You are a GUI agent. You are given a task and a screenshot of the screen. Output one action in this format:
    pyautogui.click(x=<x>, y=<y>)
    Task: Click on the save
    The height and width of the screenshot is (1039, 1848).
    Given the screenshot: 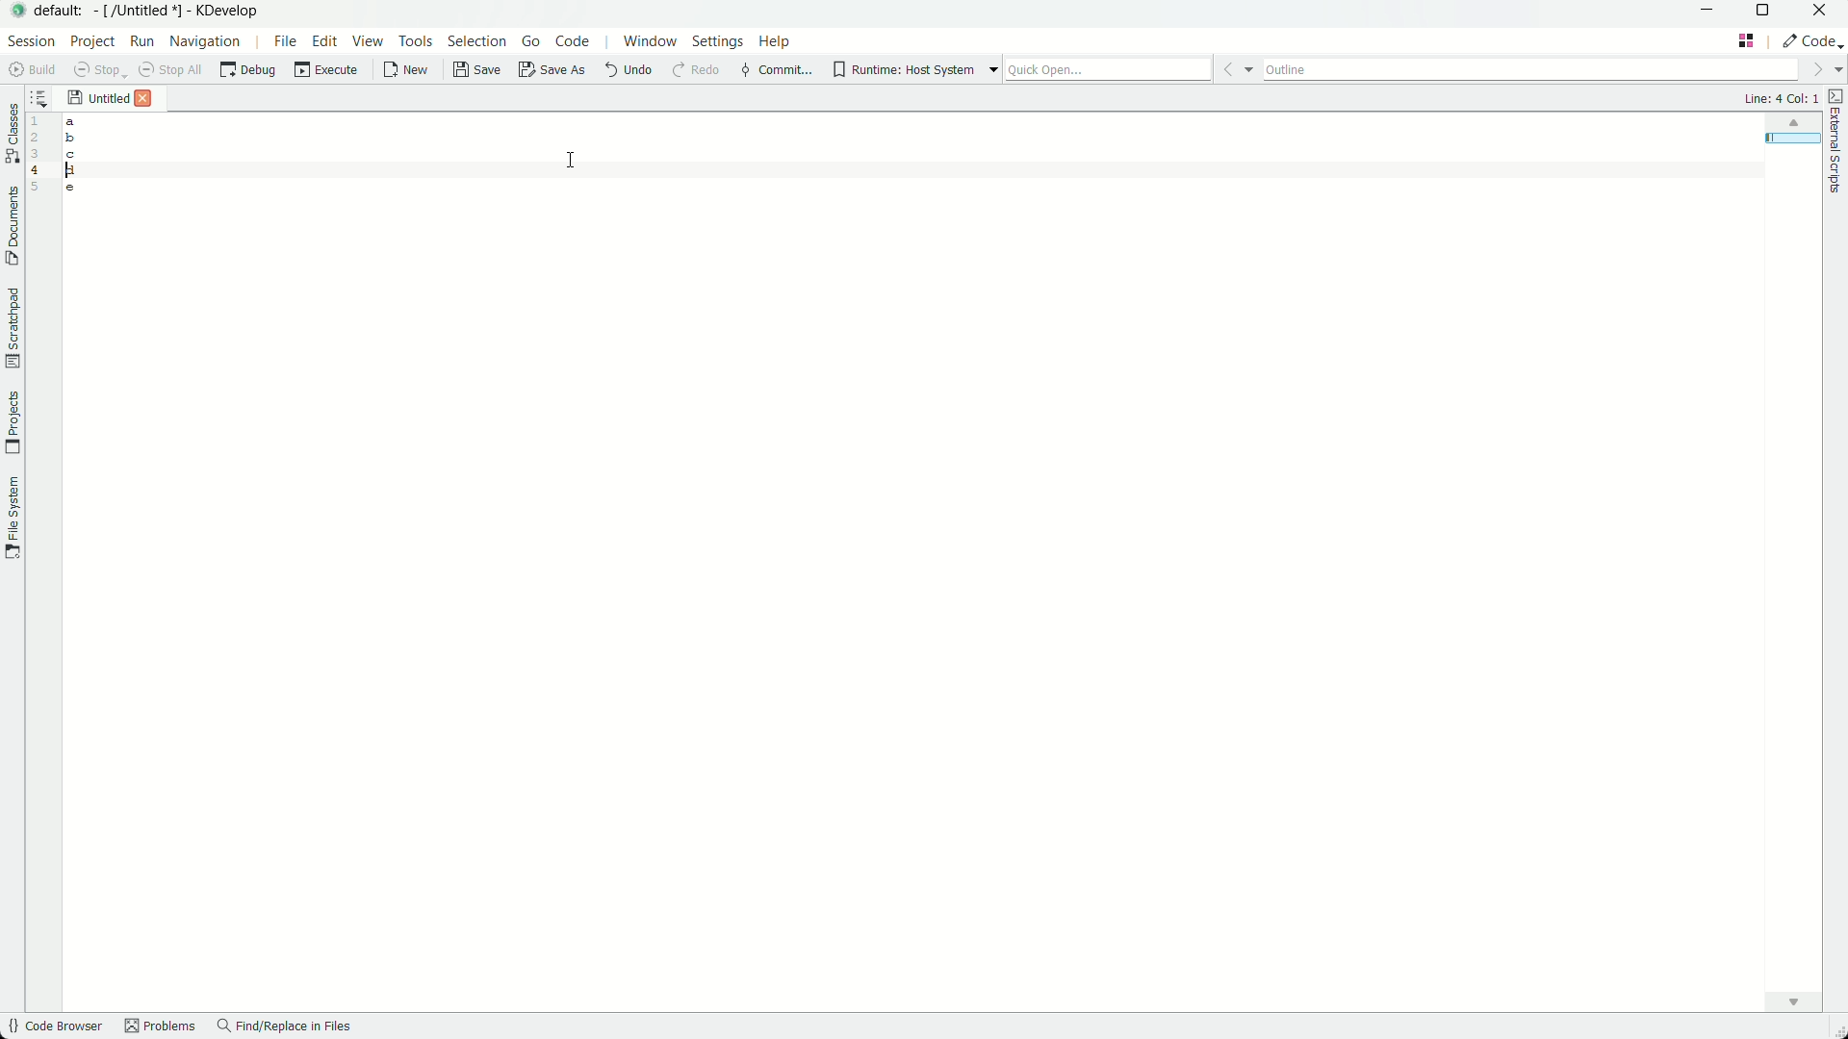 What is the action you would take?
    pyautogui.click(x=475, y=73)
    